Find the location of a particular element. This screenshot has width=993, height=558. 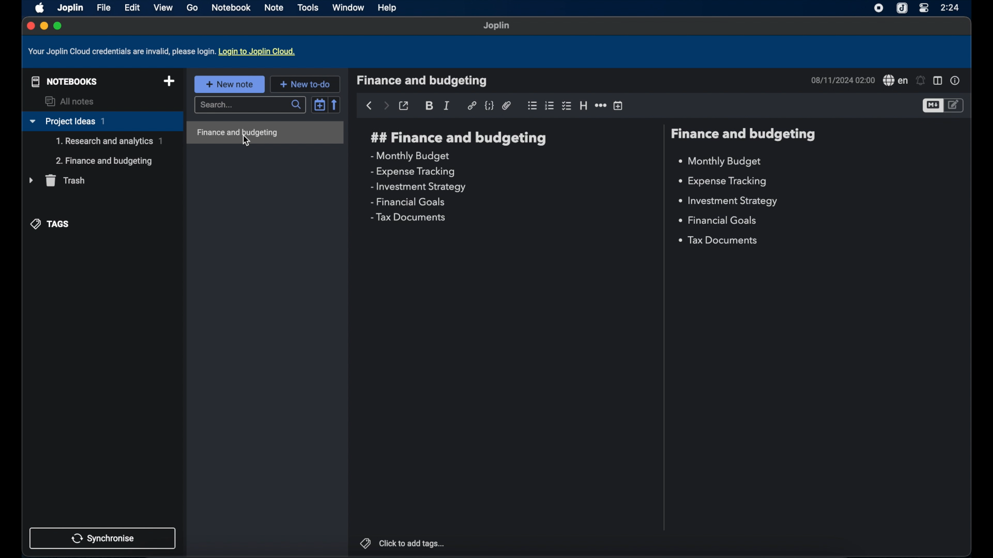

new to-do is located at coordinates (305, 84).